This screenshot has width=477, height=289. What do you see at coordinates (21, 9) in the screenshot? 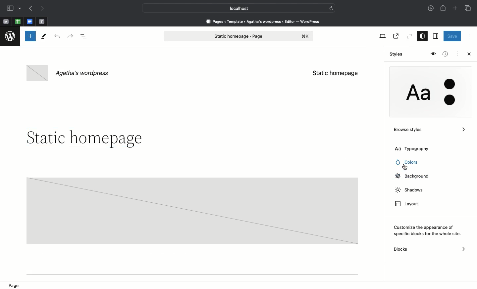
I see `drop-down` at bounding box center [21, 9].